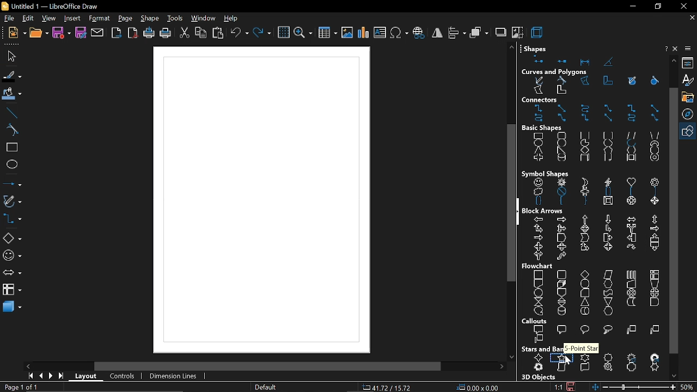 The width and height of the screenshot is (697, 392). Describe the element at coordinates (100, 19) in the screenshot. I see `format` at that location.